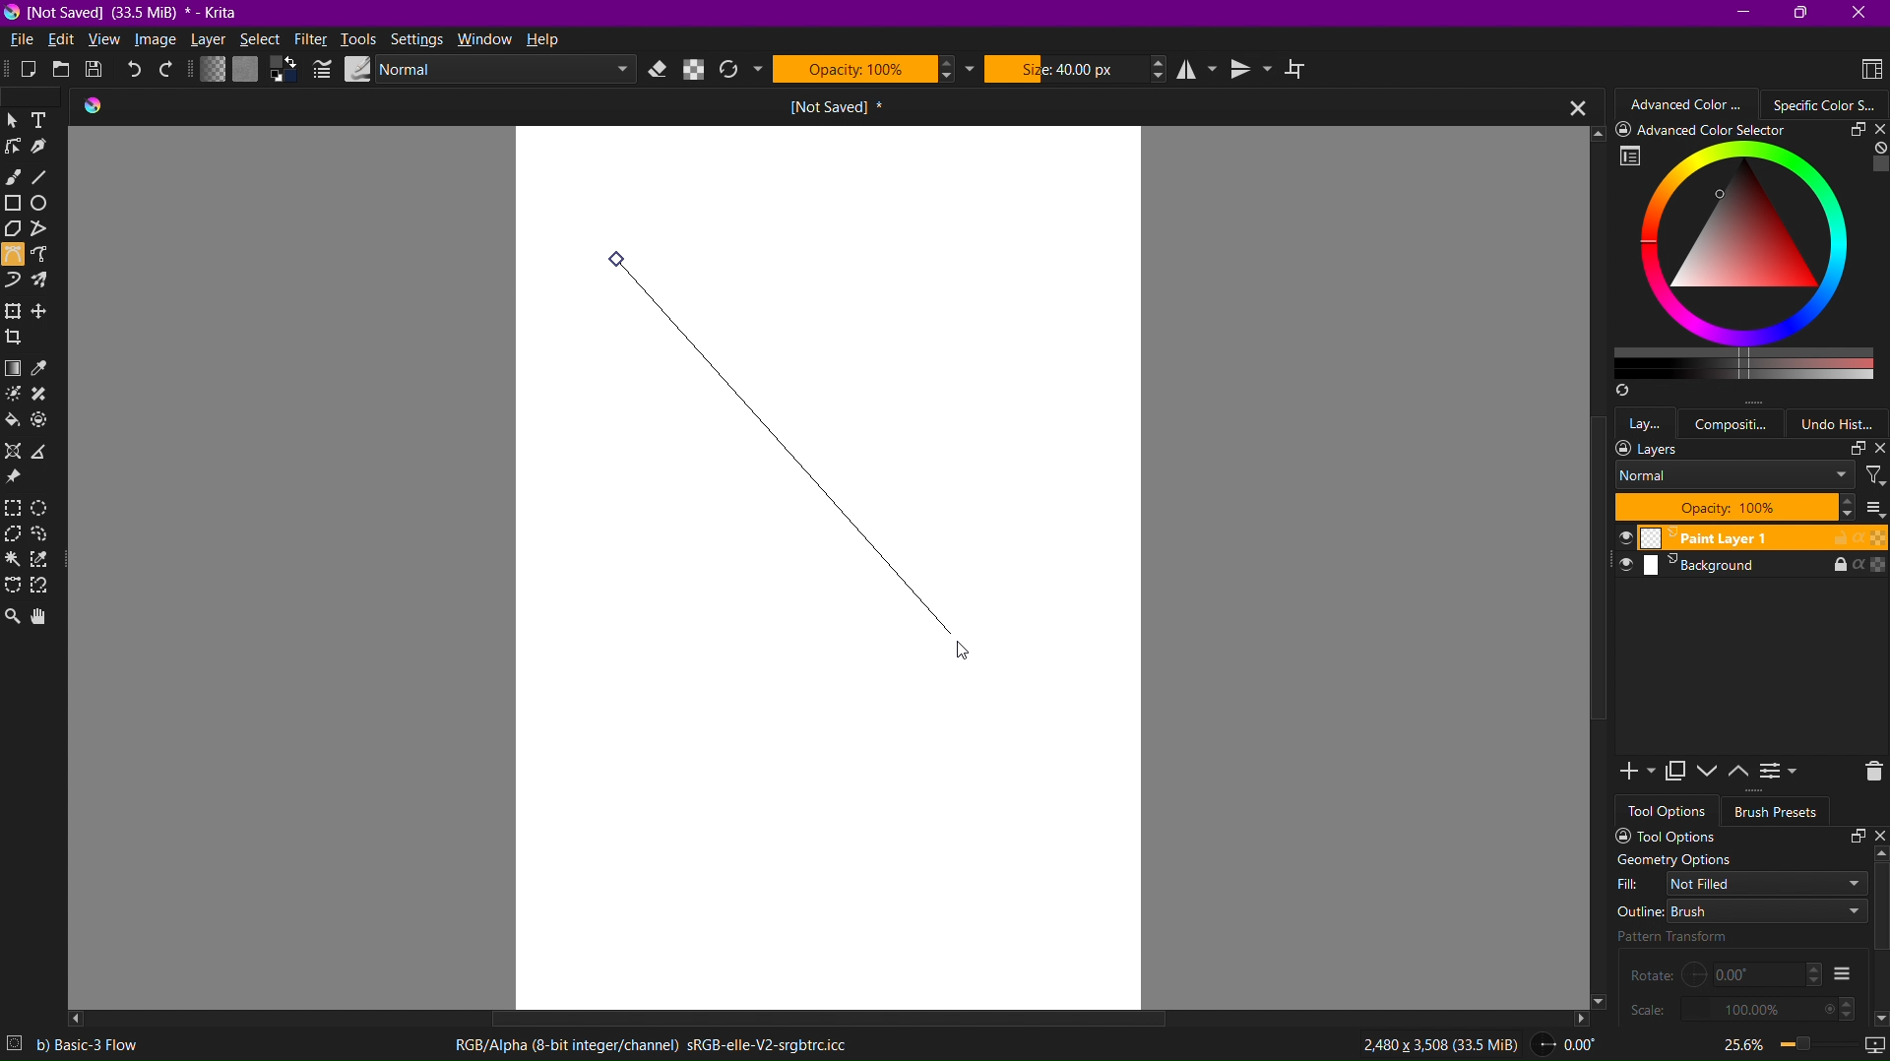 This screenshot has height=1061, width=1890. What do you see at coordinates (169, 71) in the screenshot?
I see `Redo` at bounding box center [169, 71].